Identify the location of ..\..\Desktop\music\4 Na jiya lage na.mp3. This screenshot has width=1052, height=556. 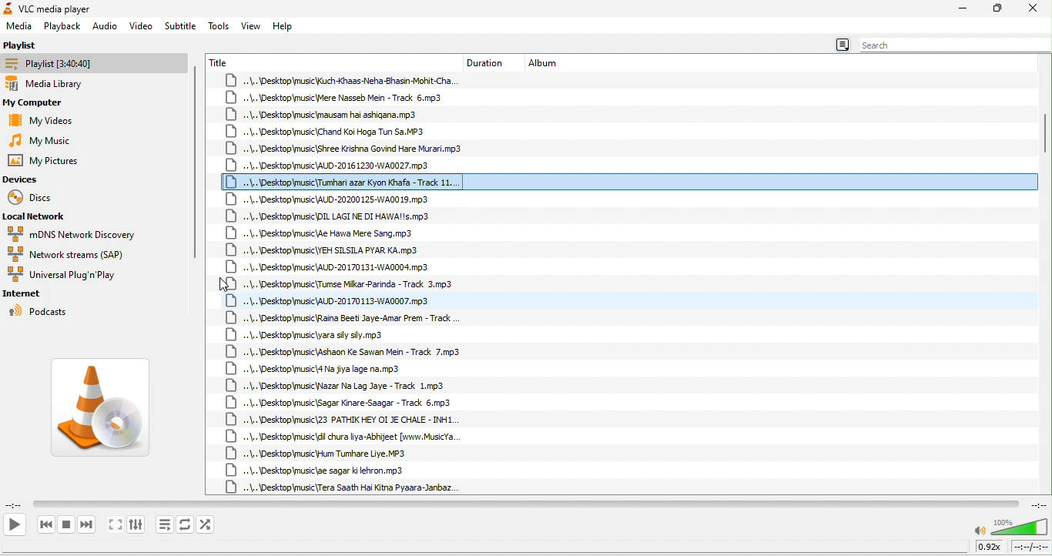
(314, 369).